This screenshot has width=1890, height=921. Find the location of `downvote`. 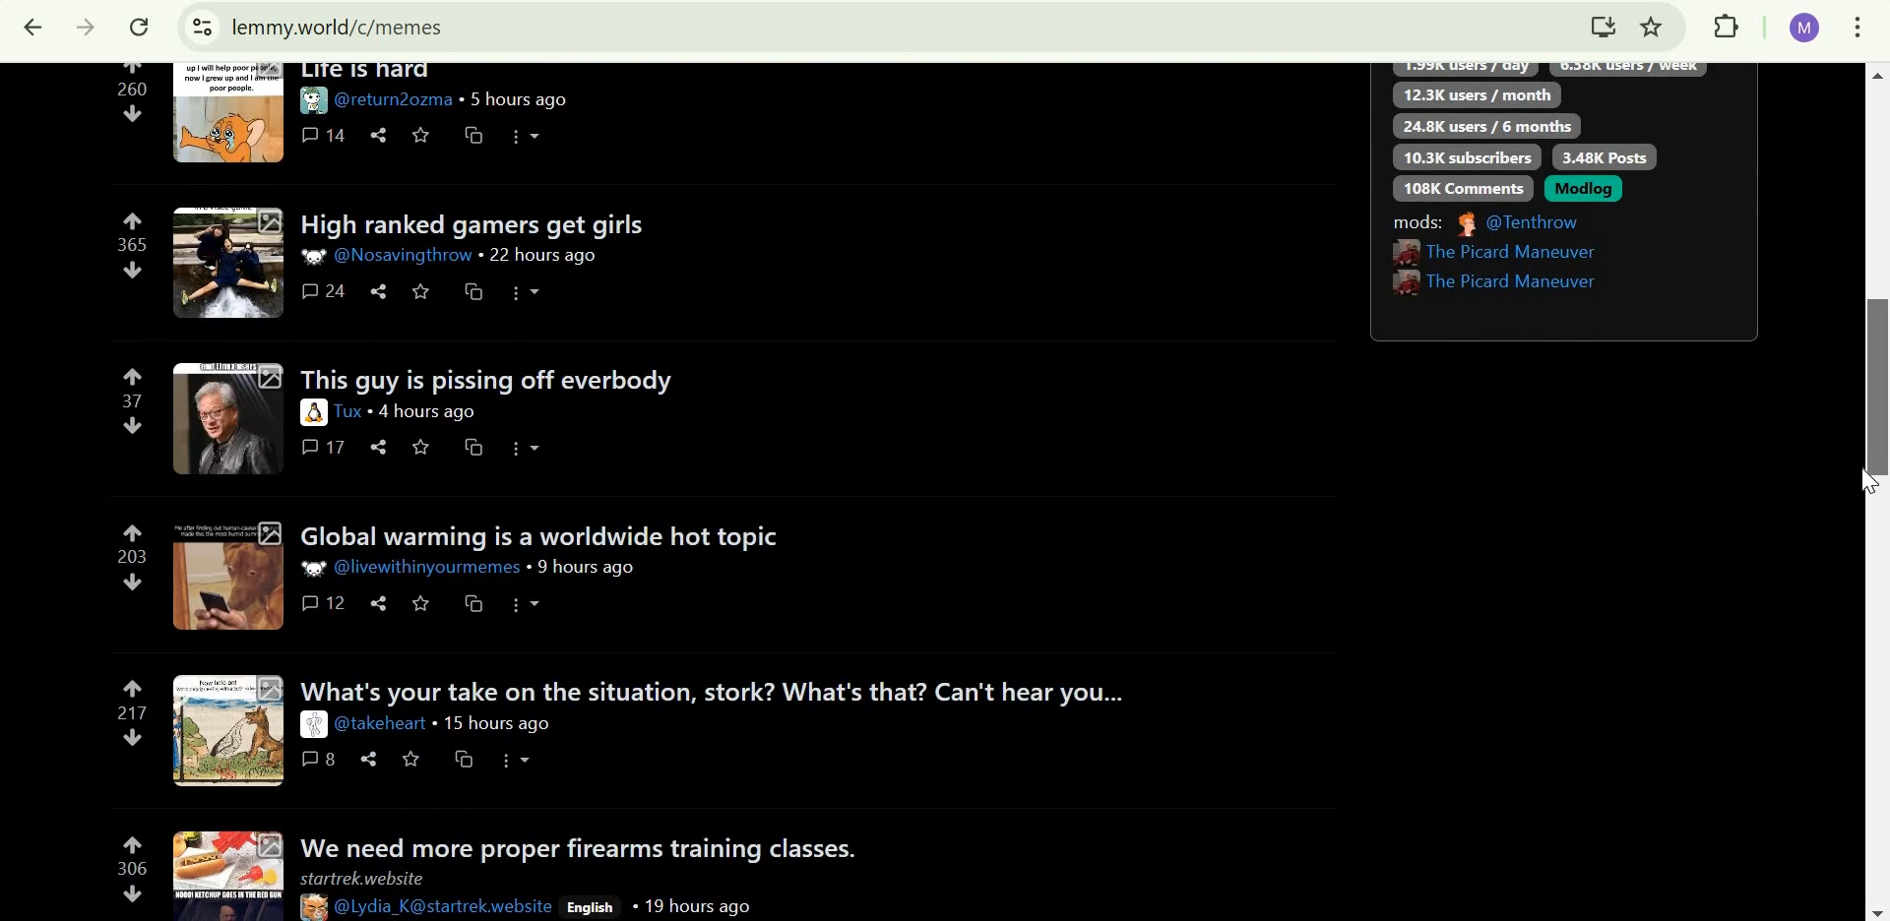

downvote is located at coordinates (133, 115).